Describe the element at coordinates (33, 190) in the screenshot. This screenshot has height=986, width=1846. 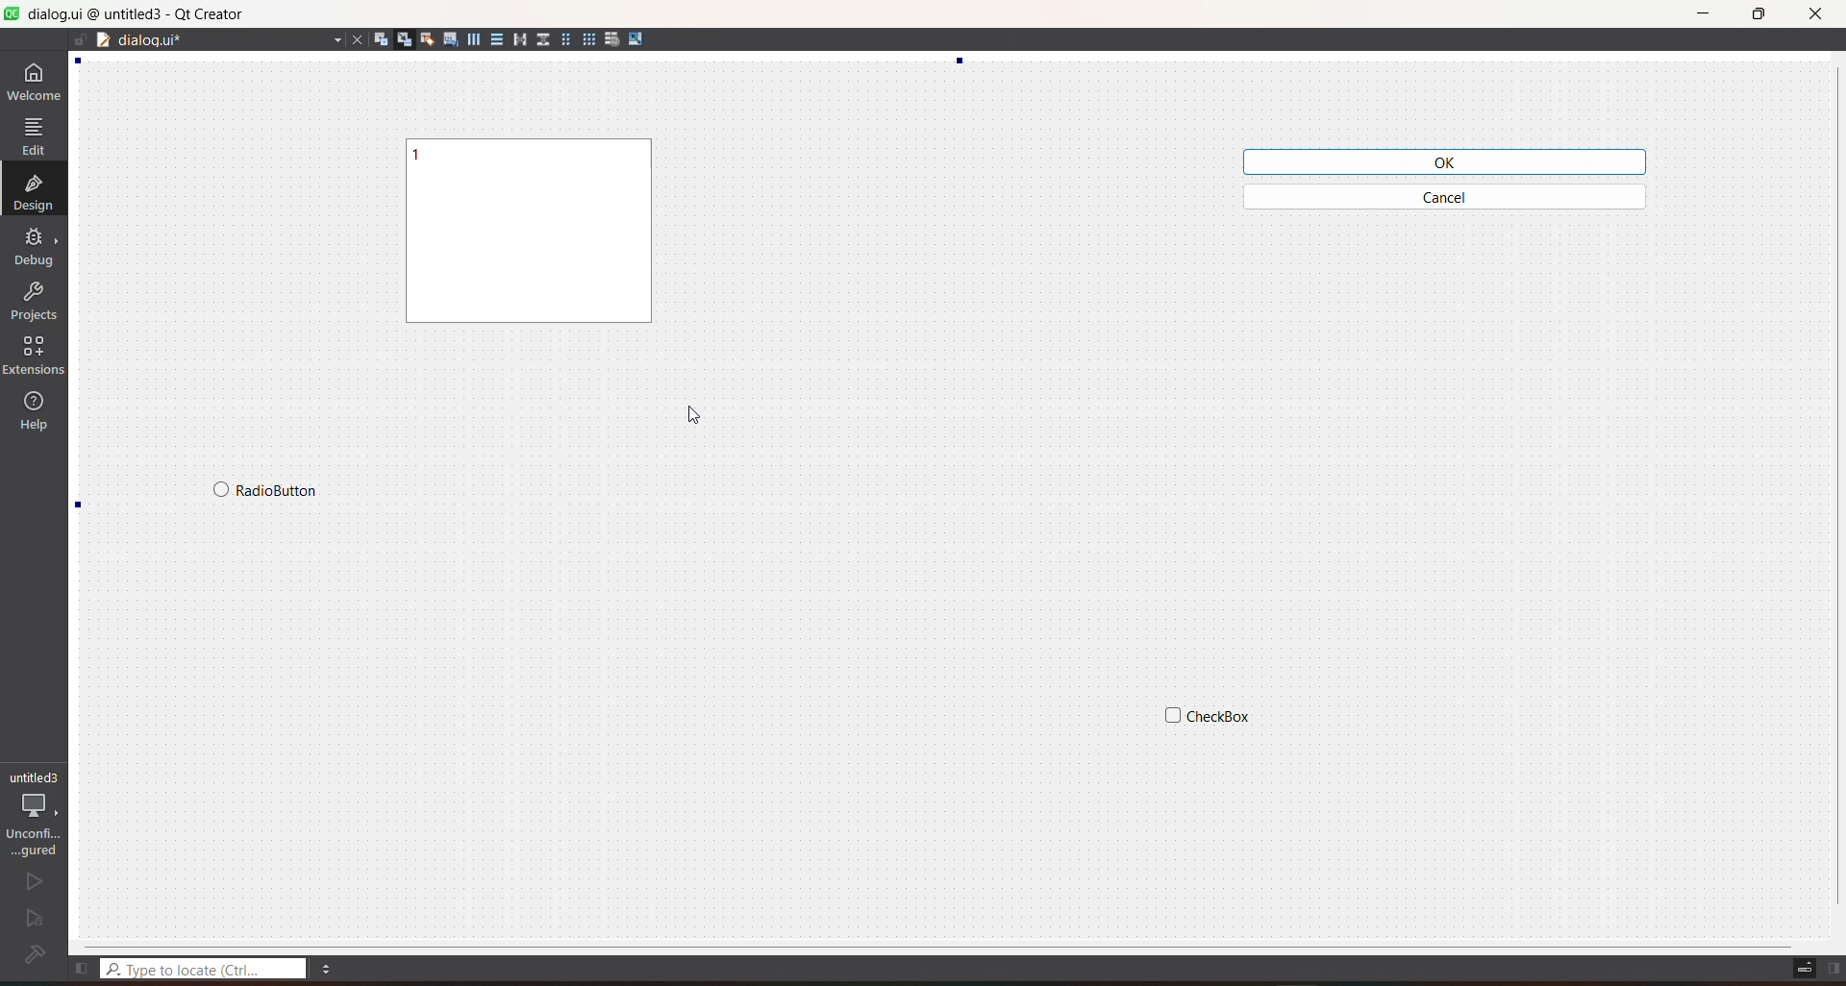
I see `design` at that location.